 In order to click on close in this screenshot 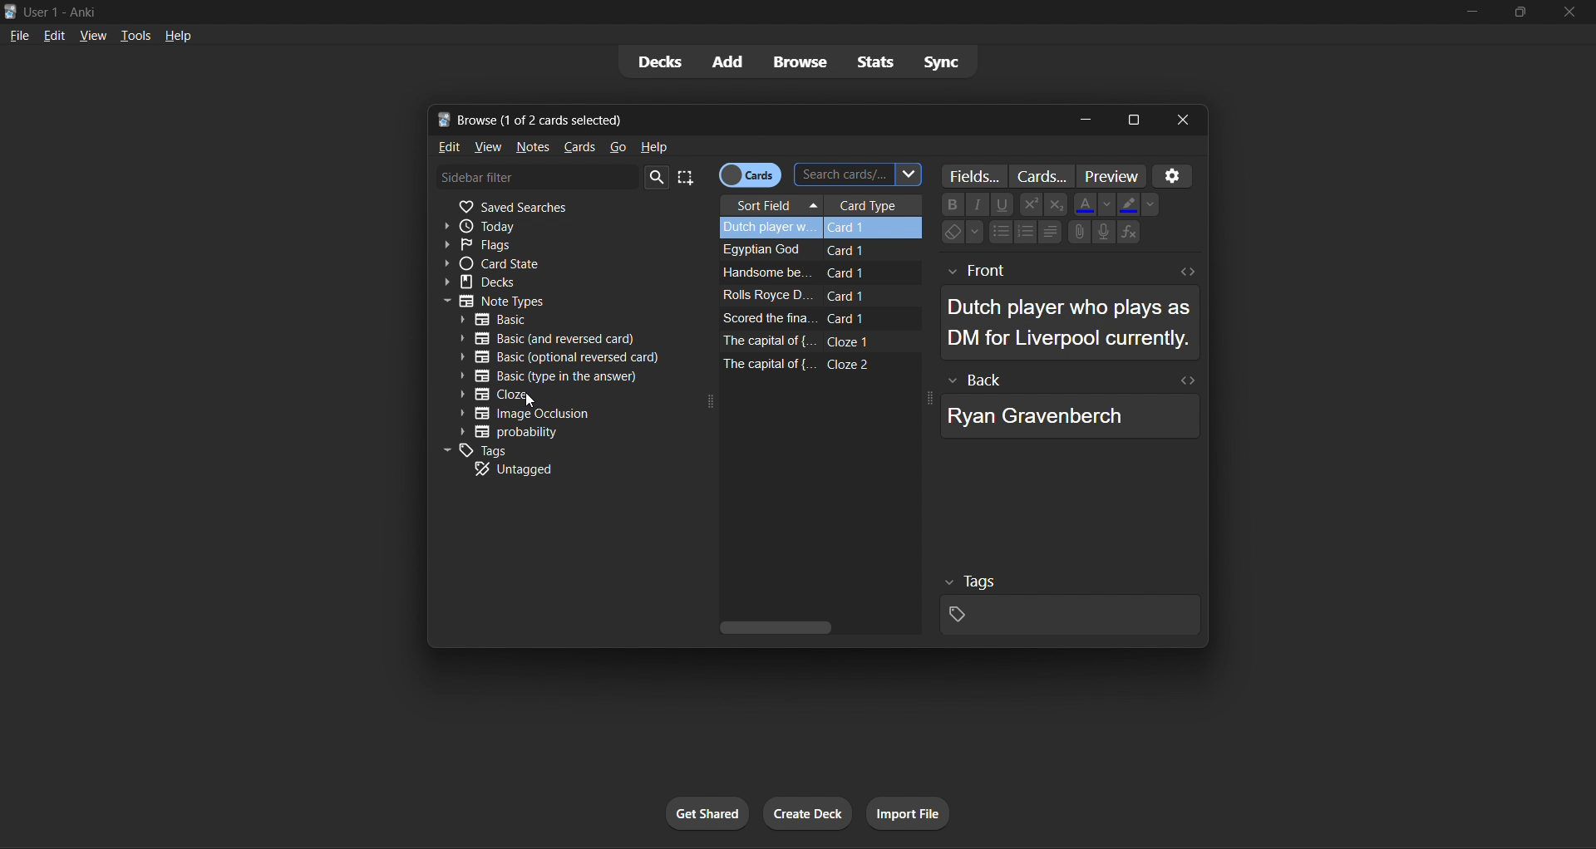, I will do `click(1185, 120)`.